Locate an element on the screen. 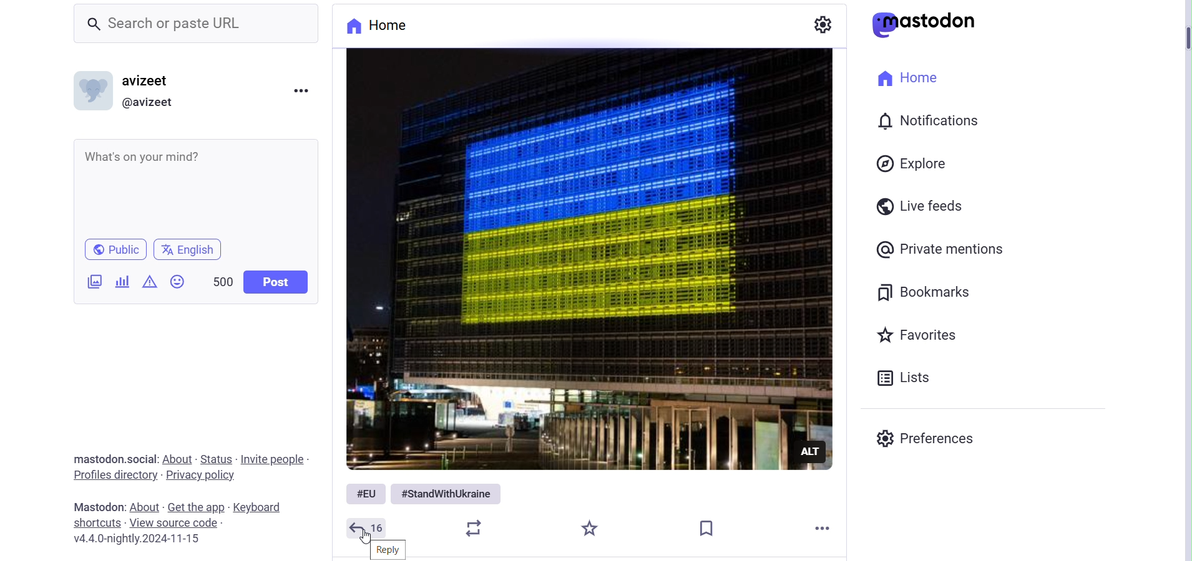  Home is located at coordinates (912, 79).